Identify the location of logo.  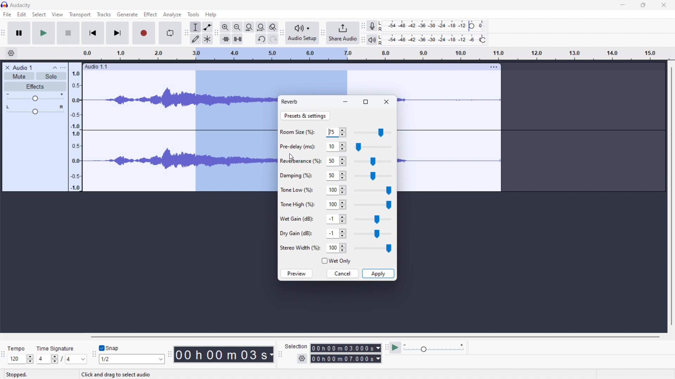
(5, 5).